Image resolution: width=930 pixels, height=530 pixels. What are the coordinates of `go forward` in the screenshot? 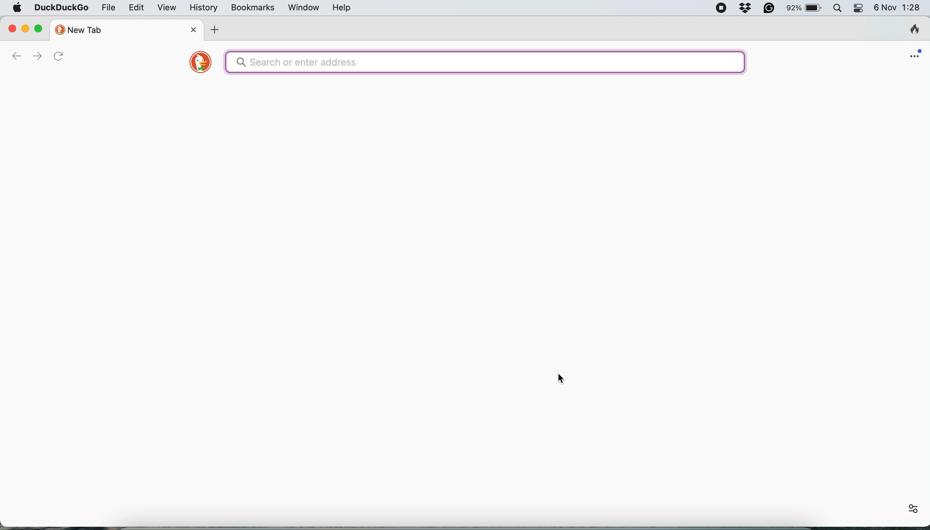 It's located at (37, 56).